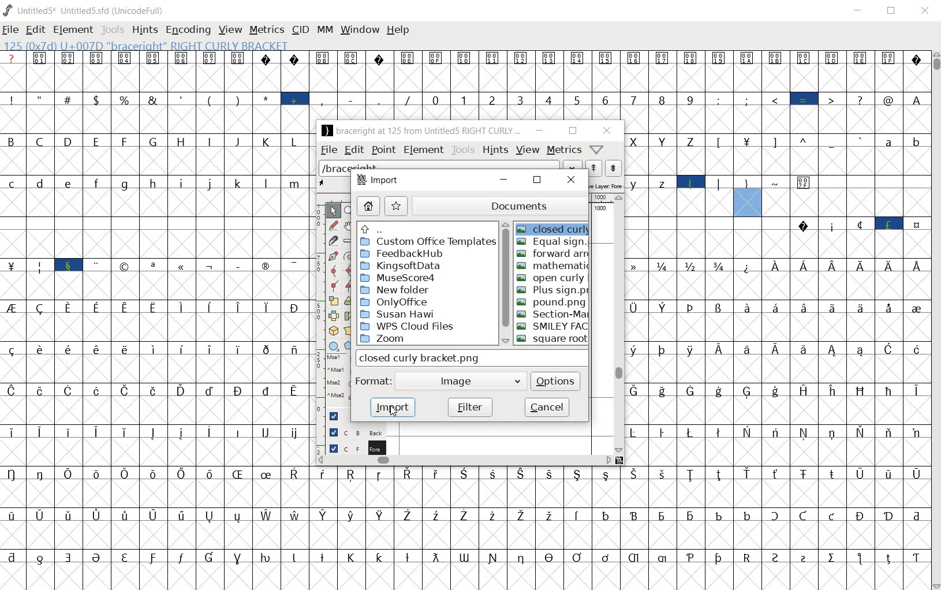 This screenshot has width=941, height=590. Describe the element at coordinates (325, 31) in the screenshot. I see `MM` at that location.